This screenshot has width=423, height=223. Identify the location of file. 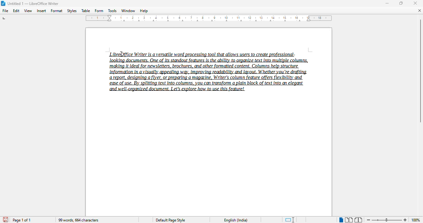
(5, 11).